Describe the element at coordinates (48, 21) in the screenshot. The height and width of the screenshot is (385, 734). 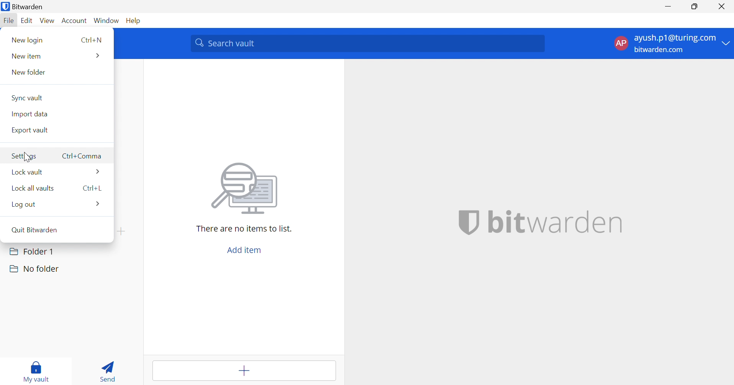
I see `View` at that location.